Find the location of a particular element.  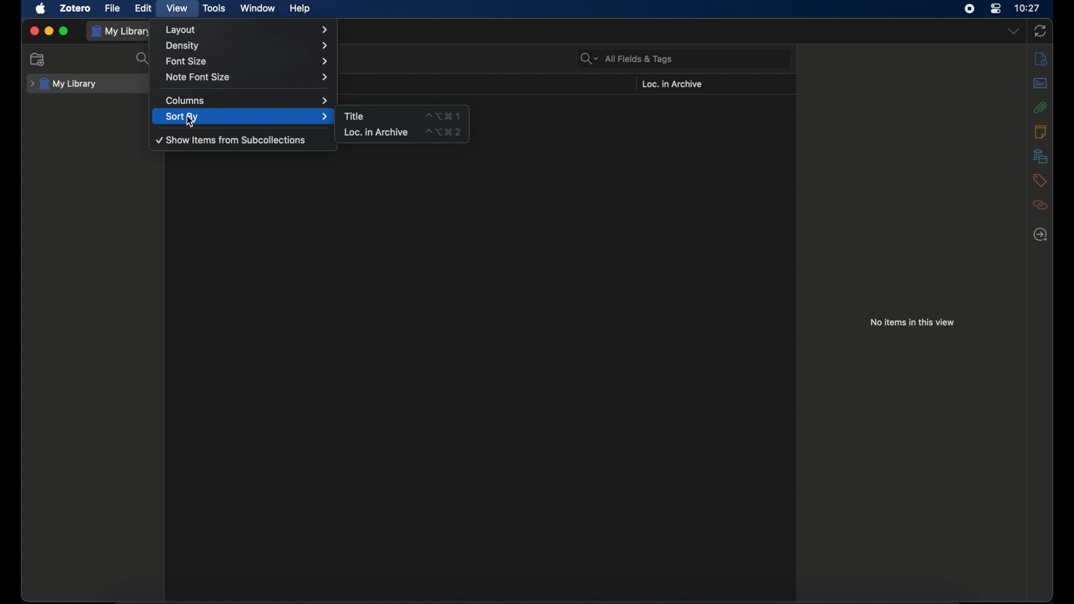

help is located at coordinates (301, 9).